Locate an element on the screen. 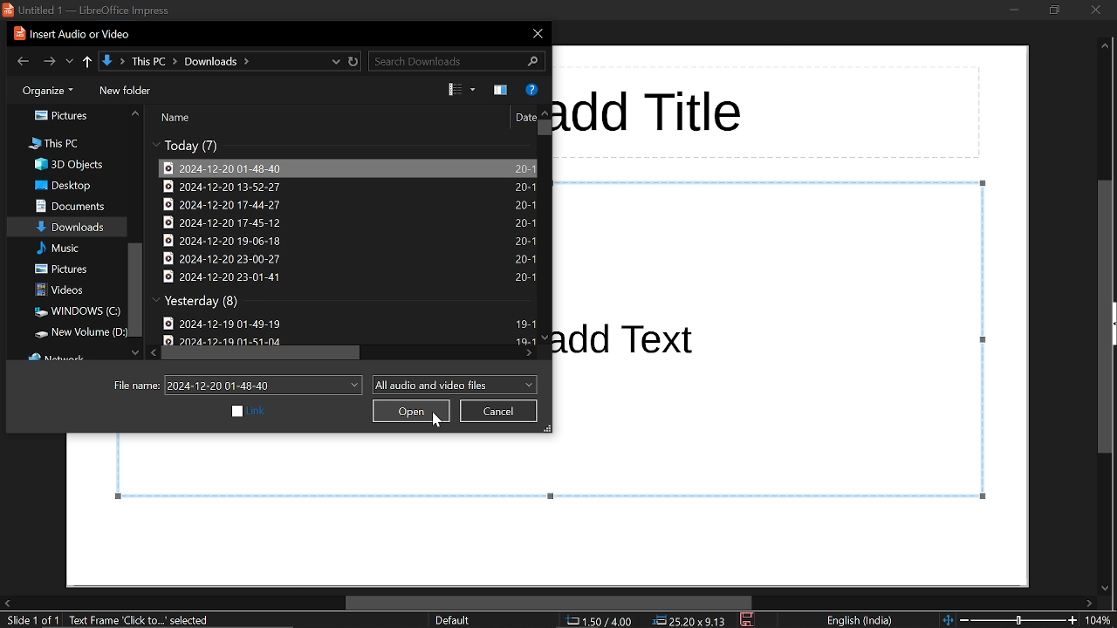 This screenshot has width=1117, height=628. file name is located at coordinates (264, 386).